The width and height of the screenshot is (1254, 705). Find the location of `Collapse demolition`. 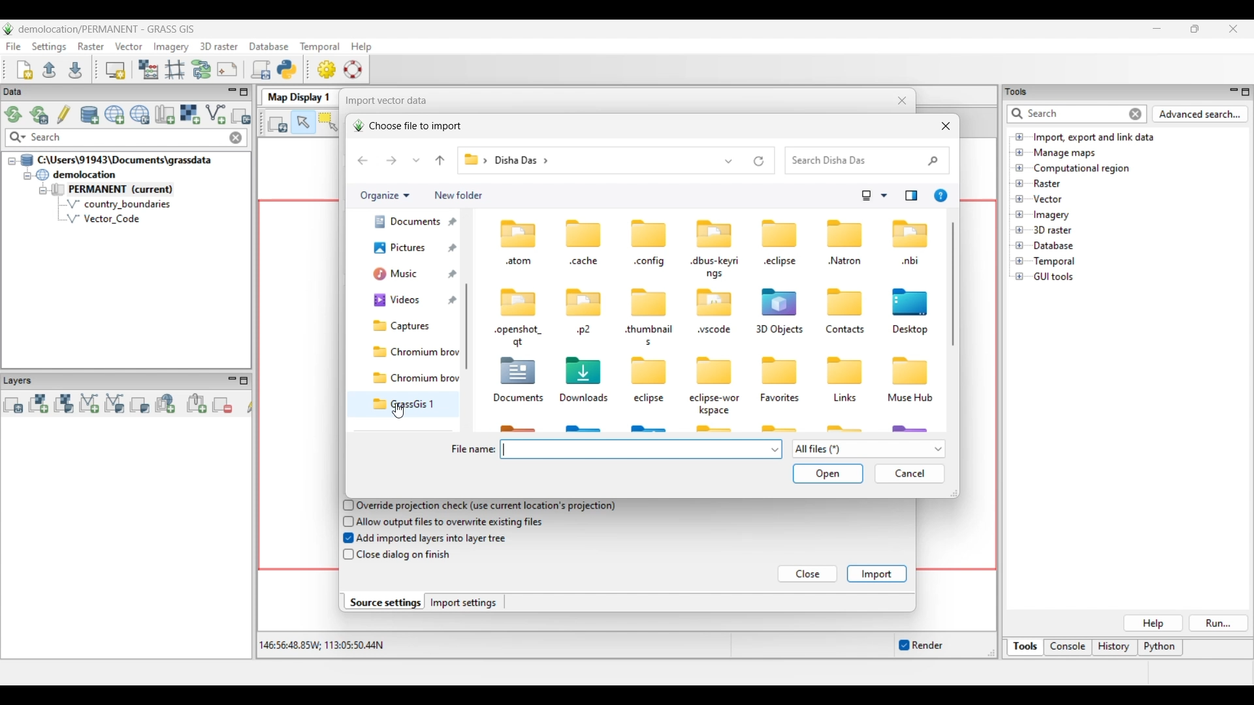

Collapse demolition is located at coordinates (27, 176).